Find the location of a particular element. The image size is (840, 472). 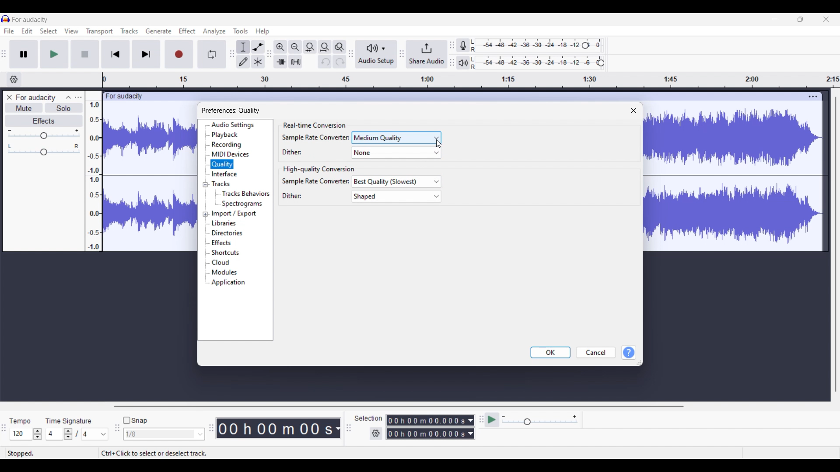

Current project name is located at coordinates (30, 20).